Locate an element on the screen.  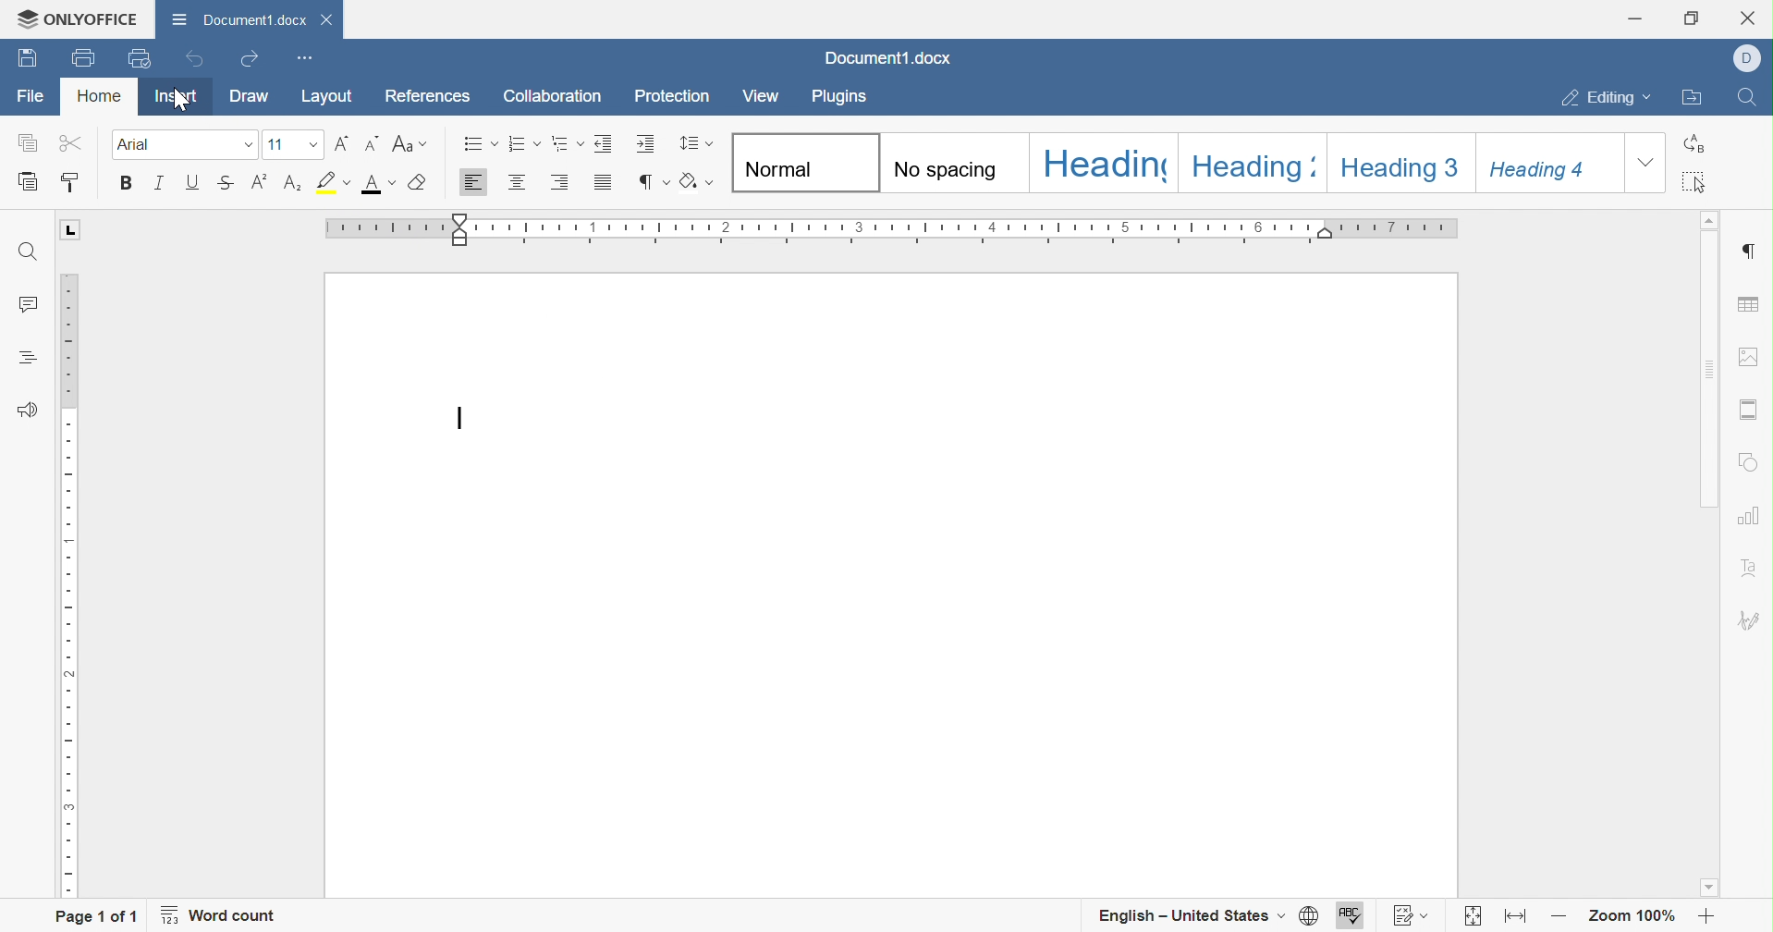
Scroll up is located at coordinates (1707, 221).